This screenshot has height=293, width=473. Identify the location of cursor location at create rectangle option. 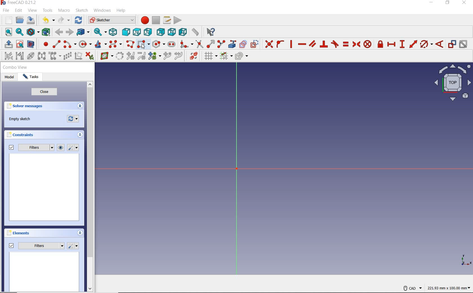
(143, 47).